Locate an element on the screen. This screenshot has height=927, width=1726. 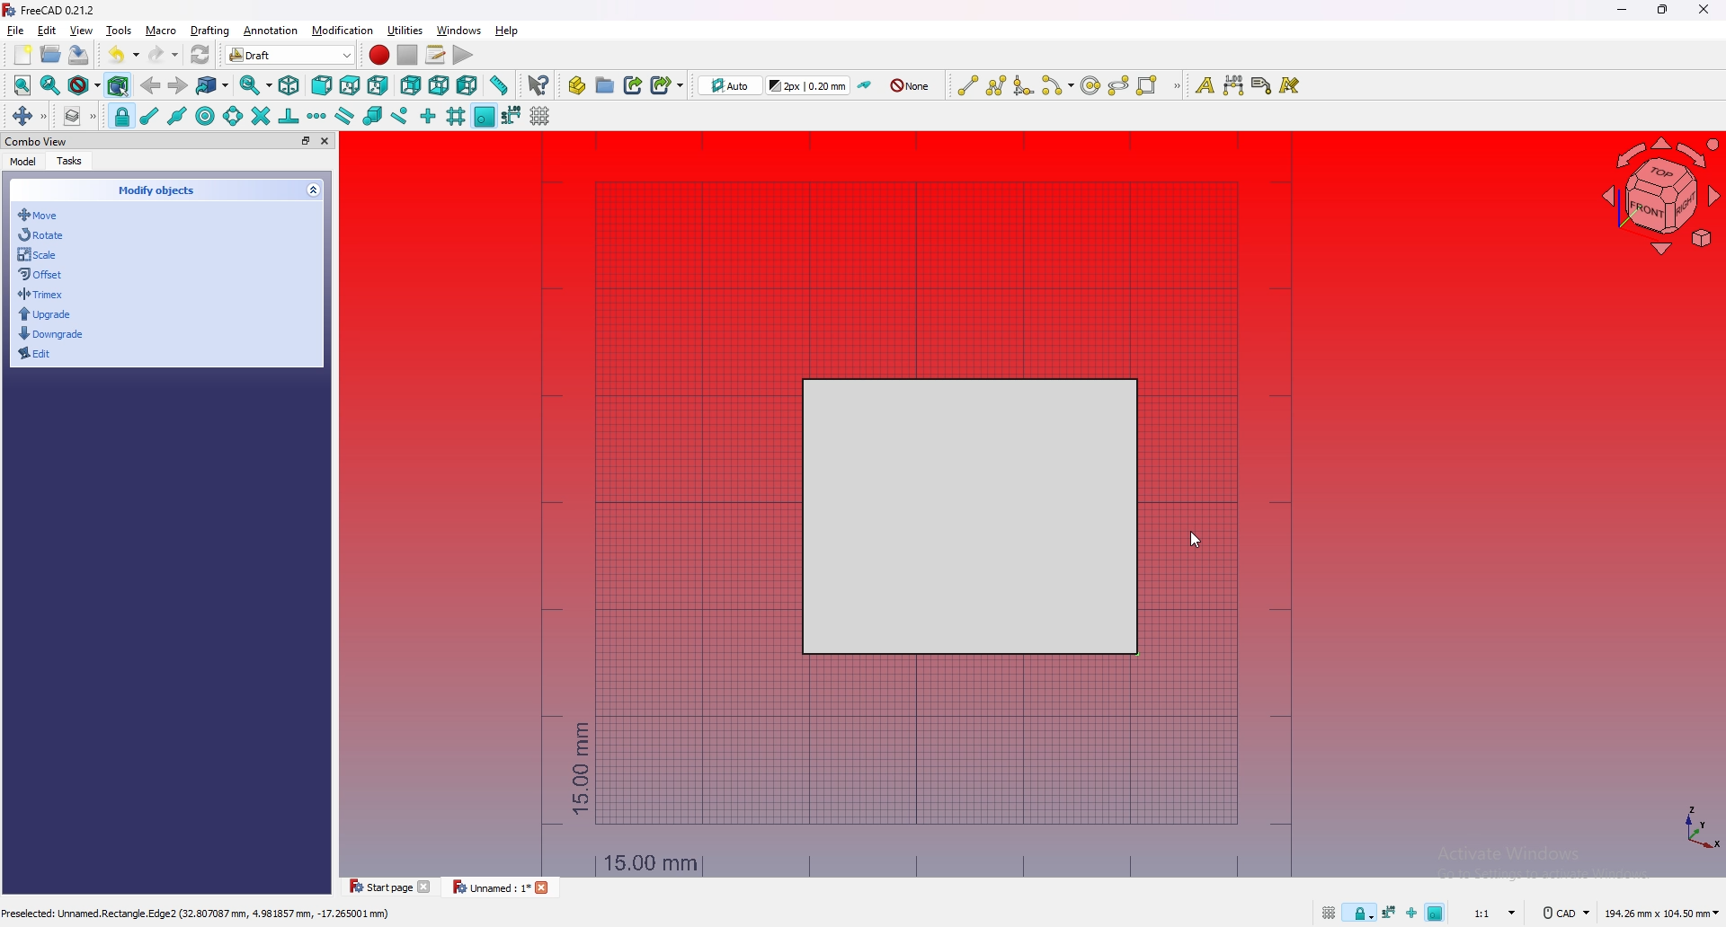
file is located at coordinates (16, 31).